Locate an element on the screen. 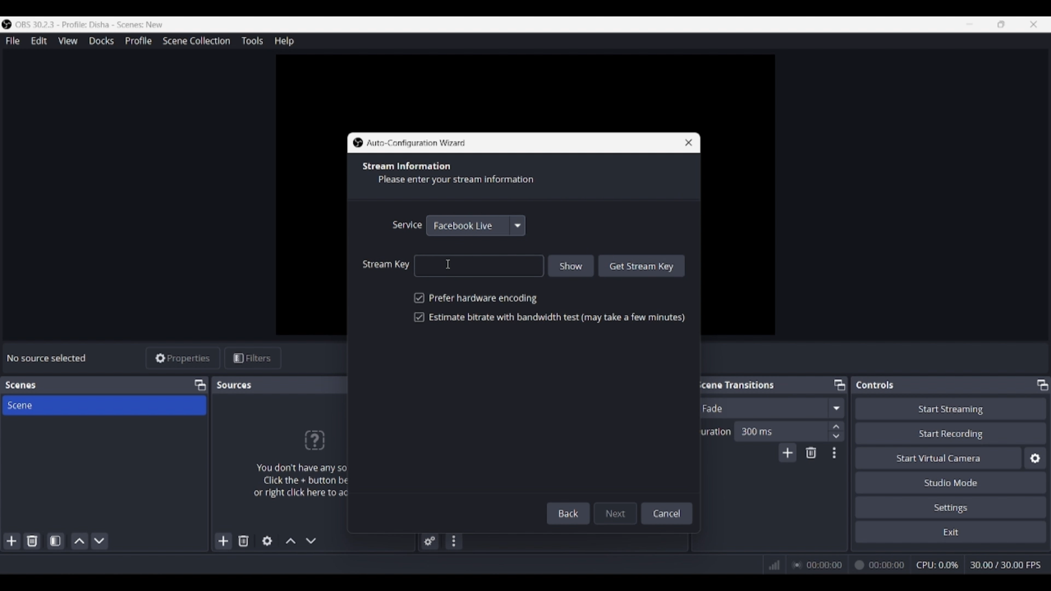  Panel title is located at coordinates (235, 385).